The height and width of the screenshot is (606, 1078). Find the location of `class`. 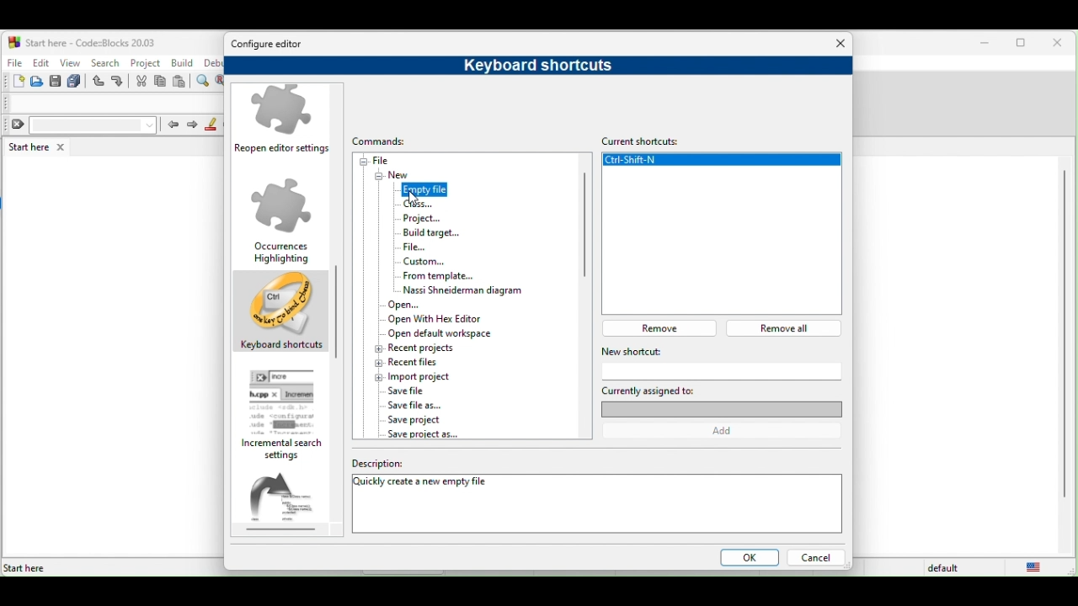

class is located at coordinates (419, 204).